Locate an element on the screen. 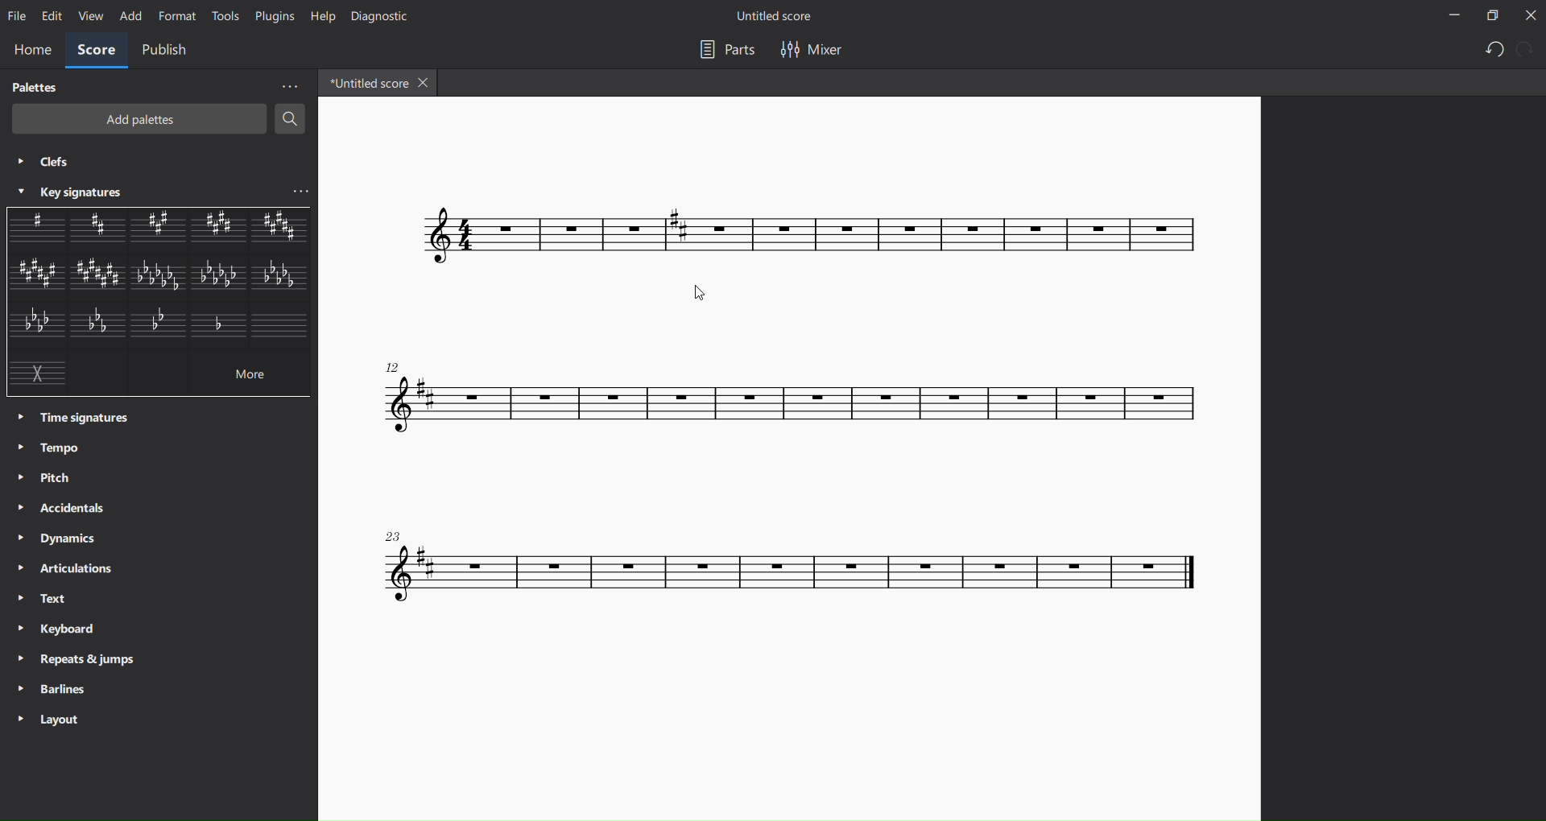 This screenshot has width=1546, height=821. tab name is located at coordinates (368, 84).